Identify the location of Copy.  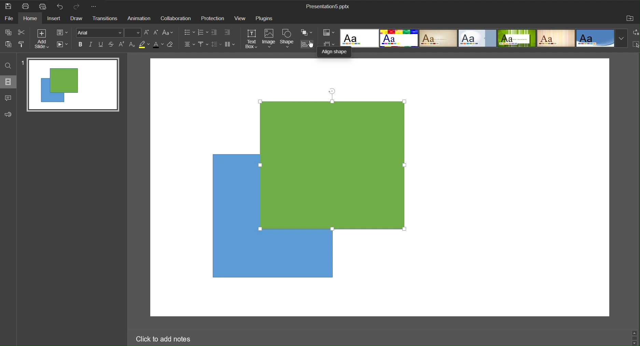
(7, 32).